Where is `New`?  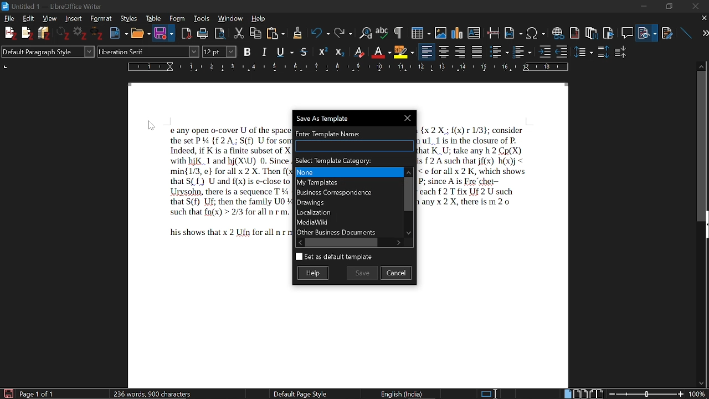 New is located at coordinates (119, 32).